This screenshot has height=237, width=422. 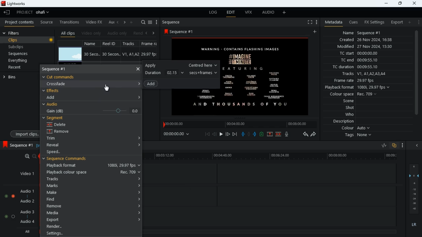 What do you see at coordinates (13, 195) in the screenshot?
I see `Toggle` at bounding box center [13, 195].